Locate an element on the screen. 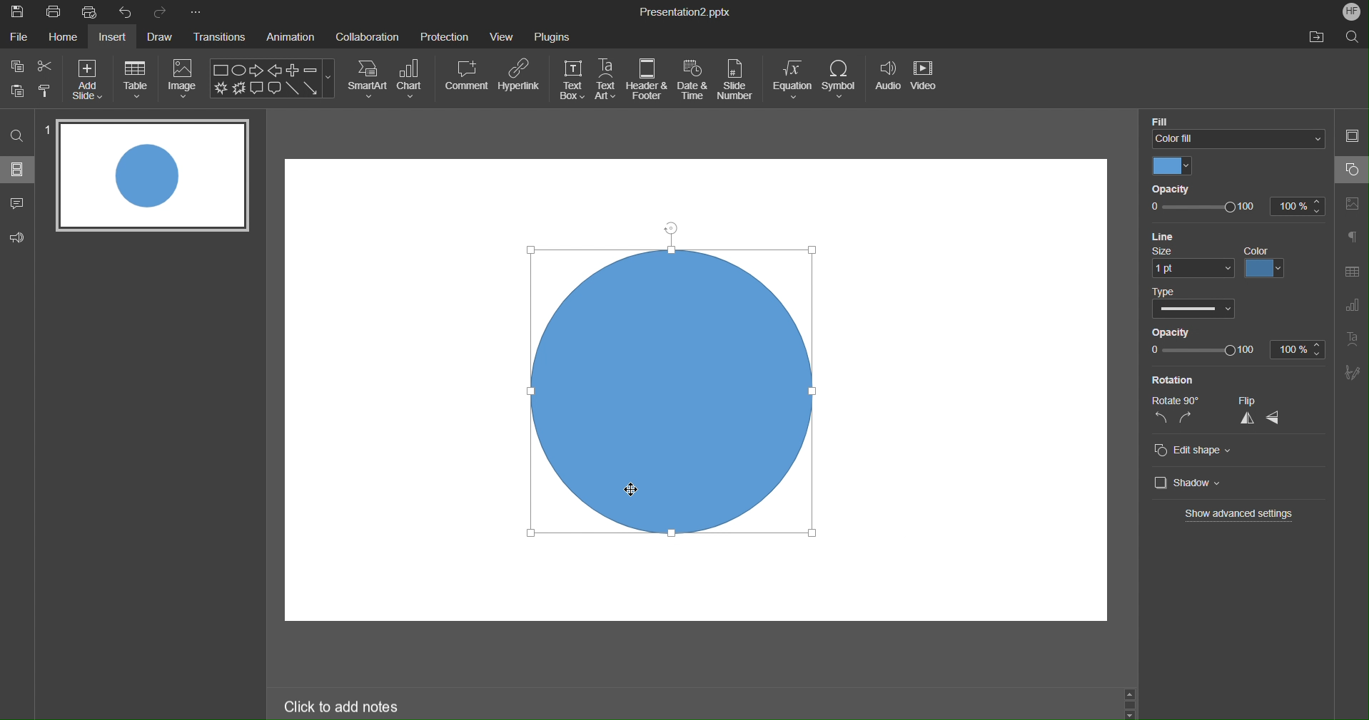 This screenshot has width=1369, height=720. Color is located at coordinates (1171, 167).